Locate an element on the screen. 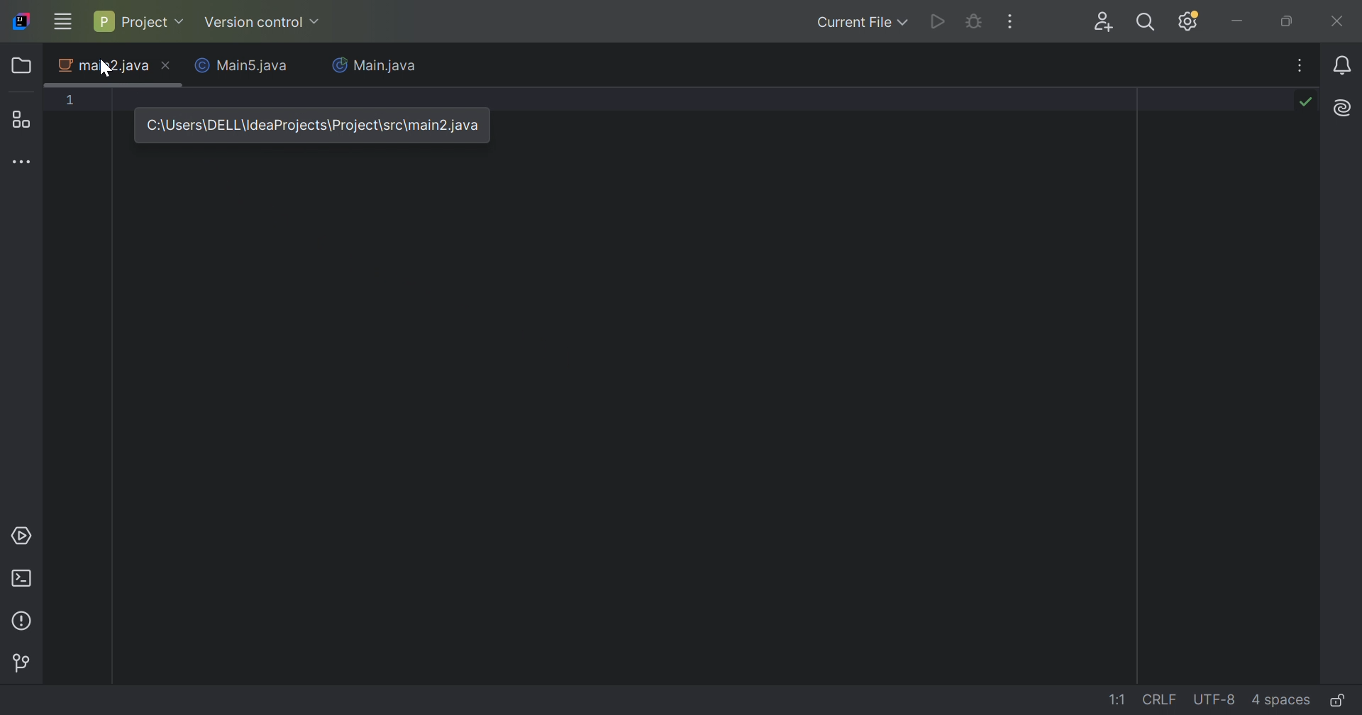 This screenshot has width=1362, height=715. Main menu is located at coordinates (62, 21).